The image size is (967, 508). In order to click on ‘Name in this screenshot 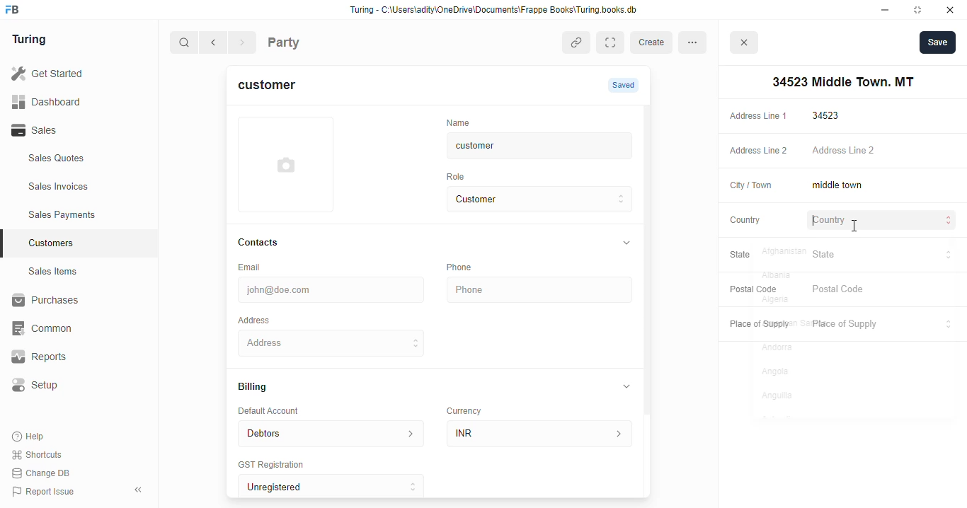, I will do `click(462, 122)`.